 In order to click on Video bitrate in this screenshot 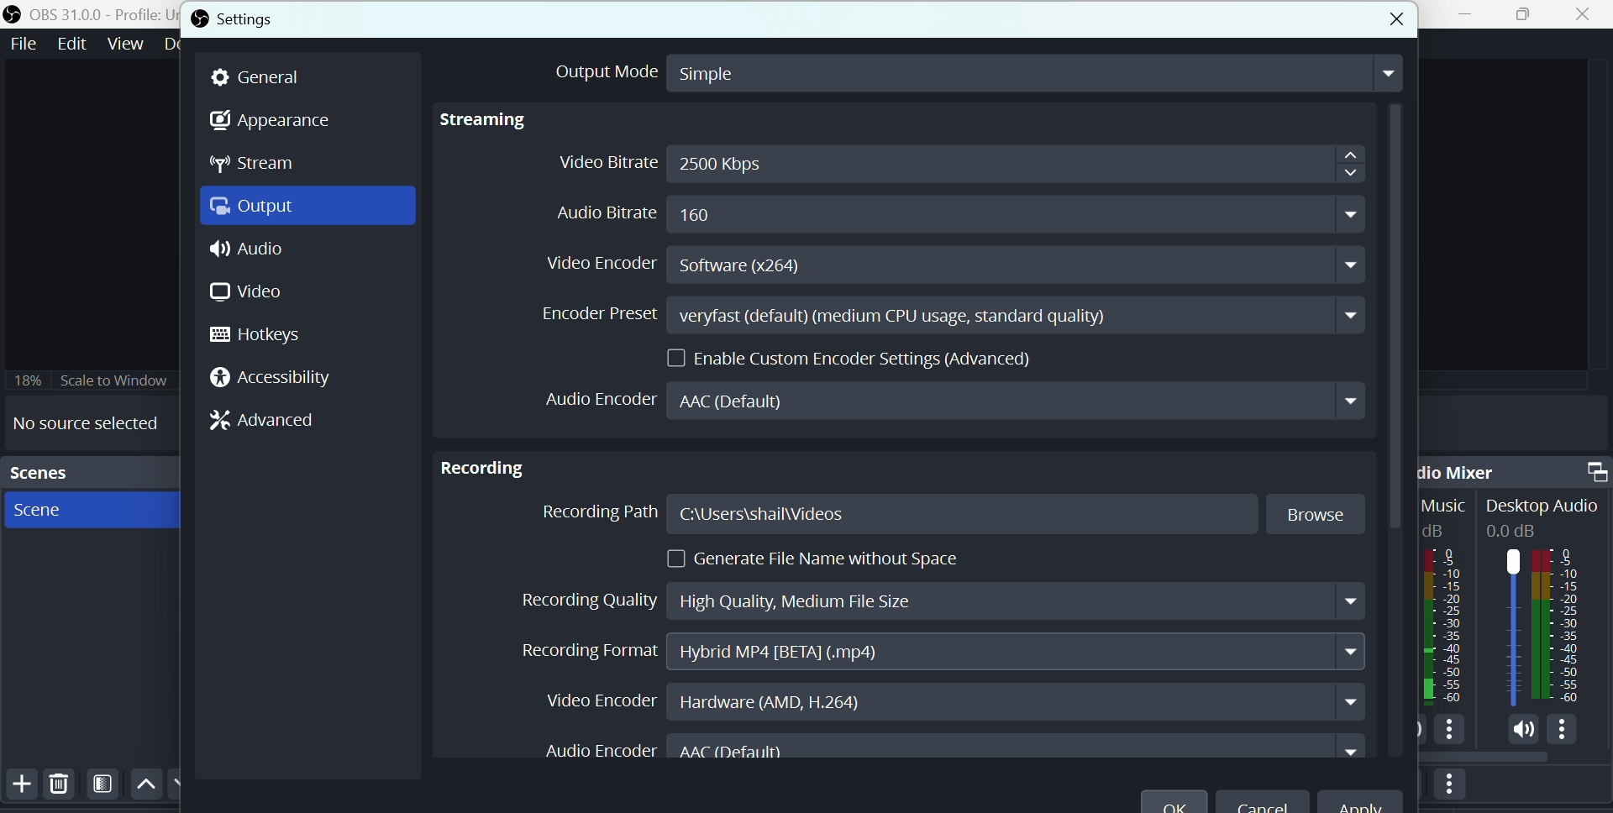, I will do `click(954, 162)`.